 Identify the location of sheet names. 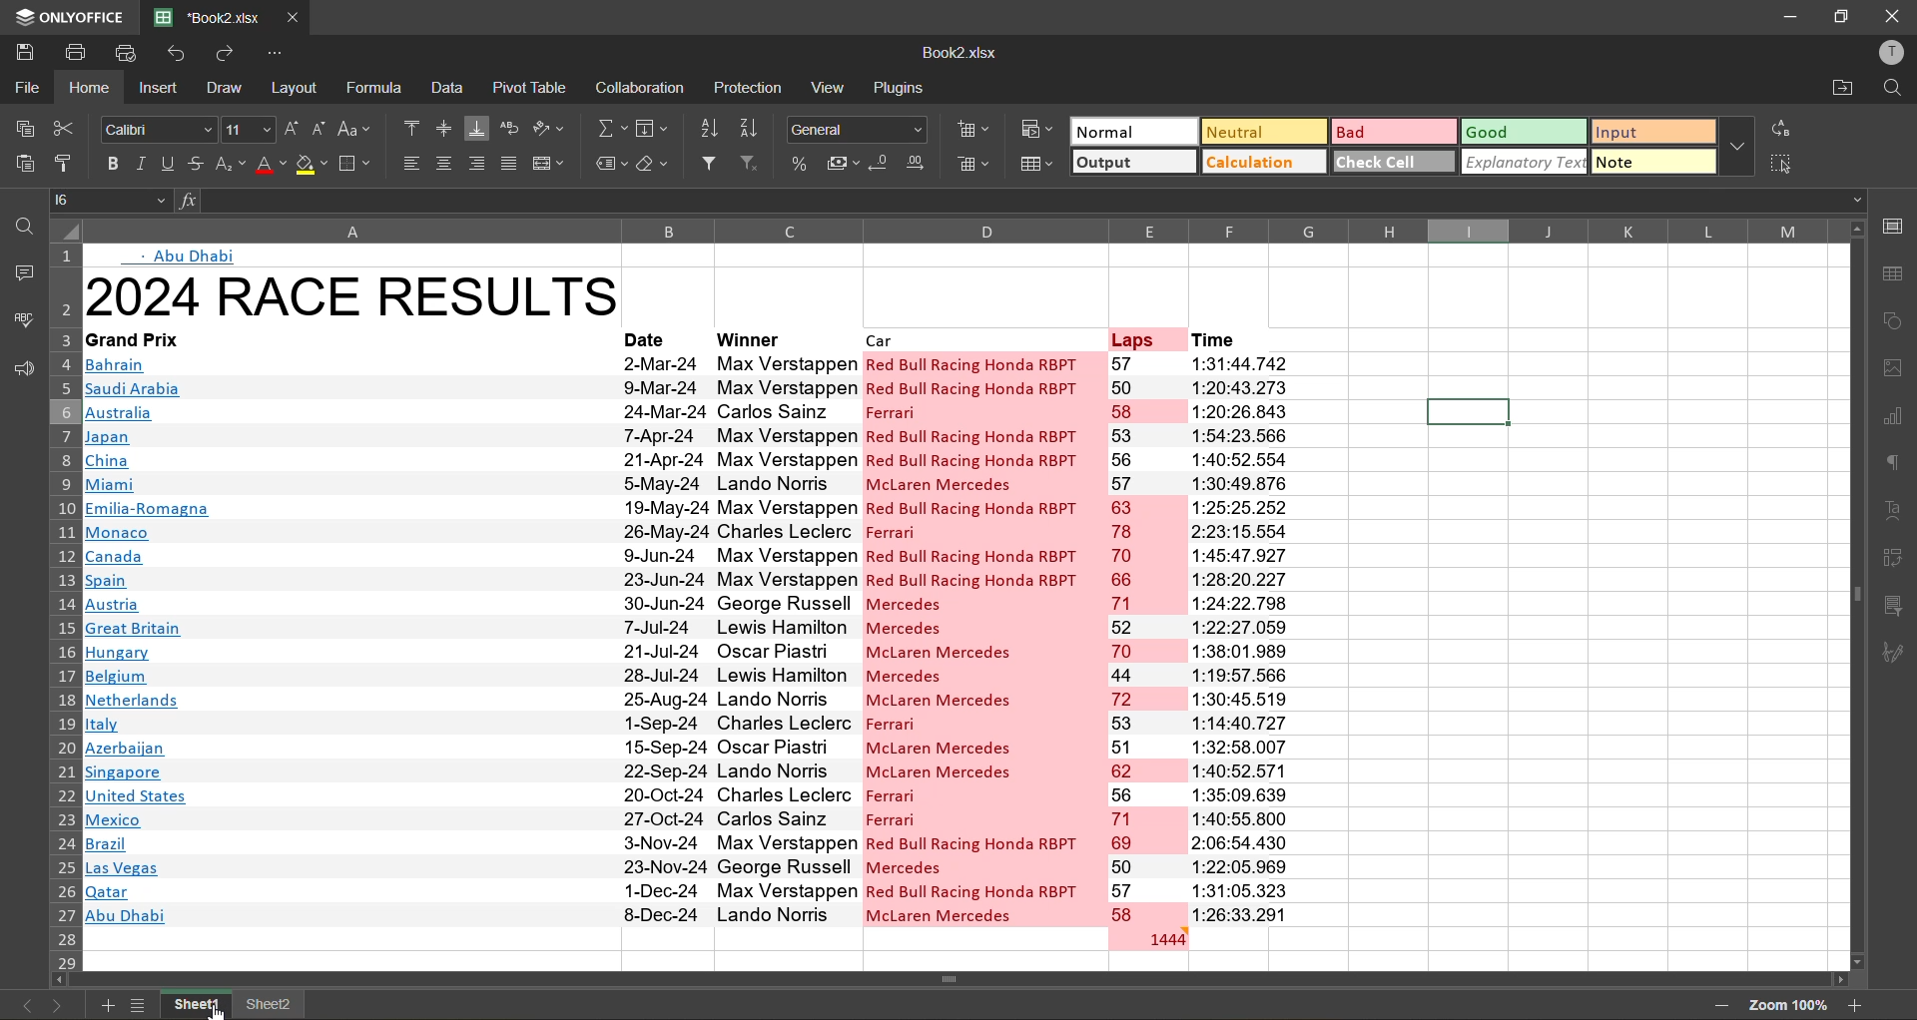
(193, 1005).